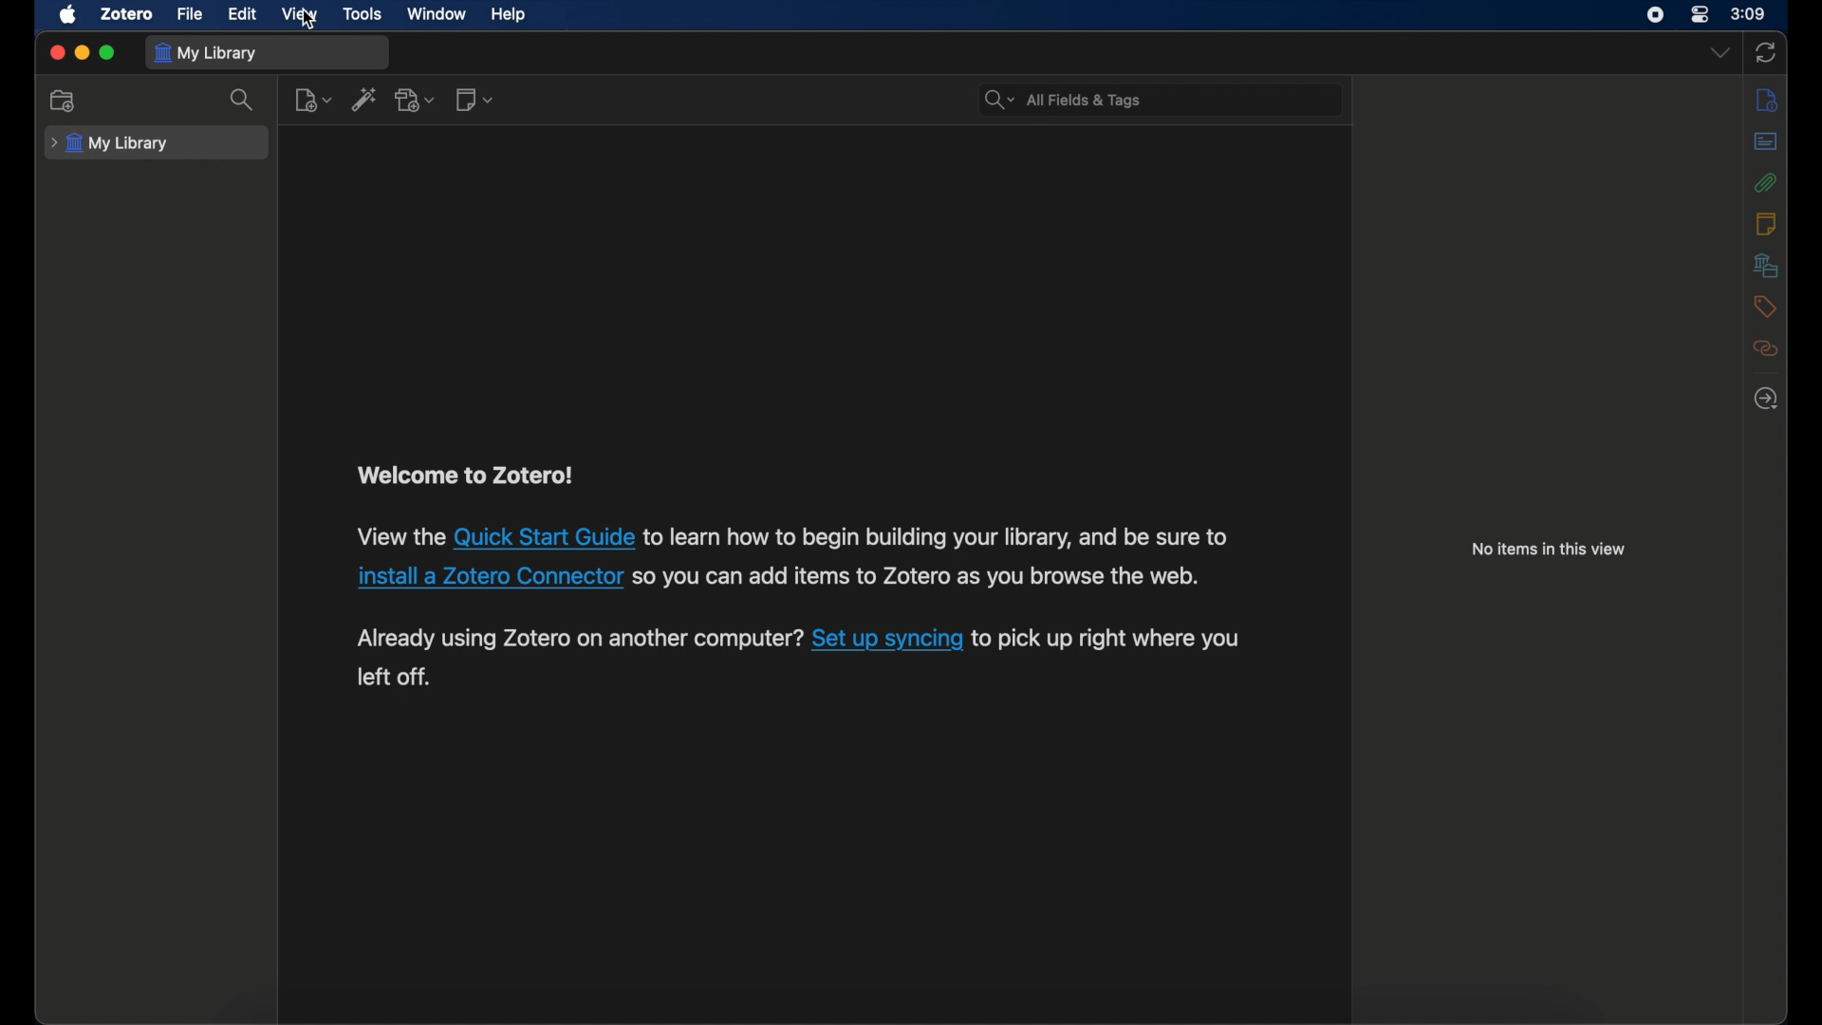  What do you see at coordinates (1765, 265) in the screenshot?
I see `libraries` at bounding box center [1765, 265].